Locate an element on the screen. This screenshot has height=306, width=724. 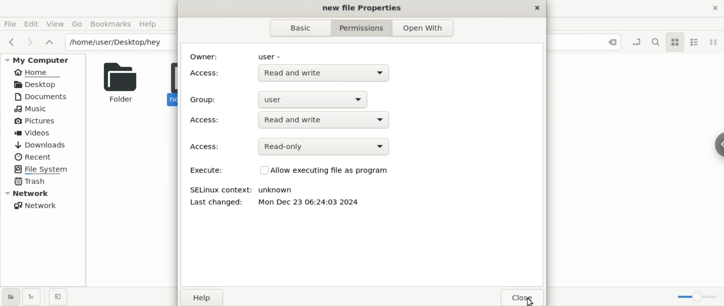
Network is located at coordinates (45, 193).